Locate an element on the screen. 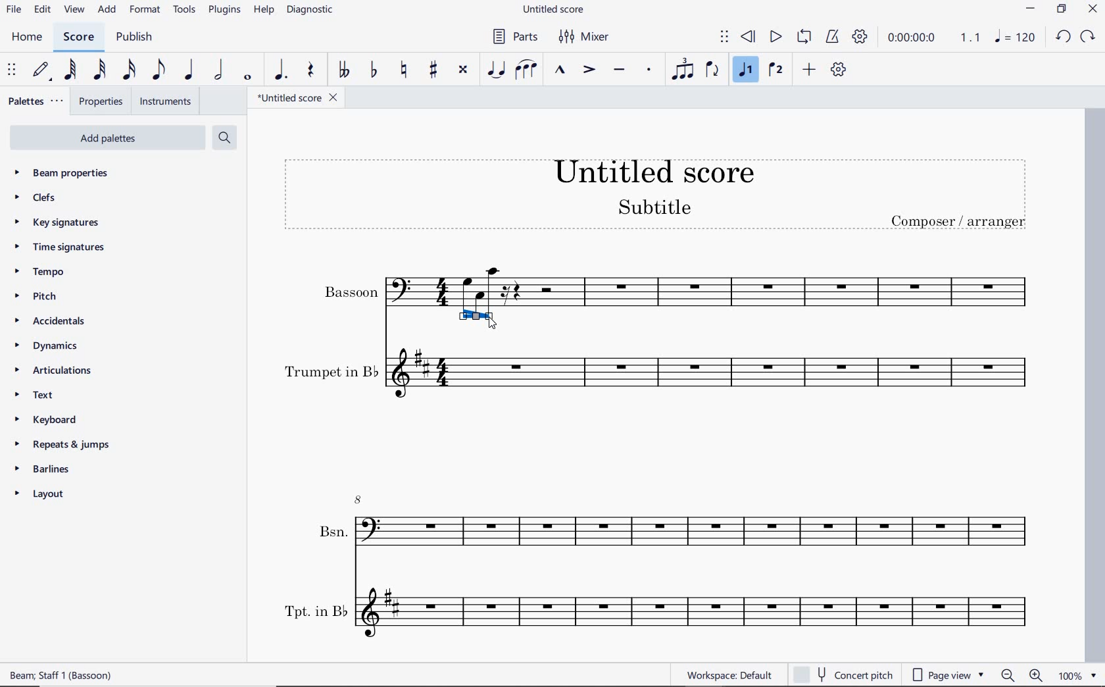  barlines is located at coordinates (43, 470).